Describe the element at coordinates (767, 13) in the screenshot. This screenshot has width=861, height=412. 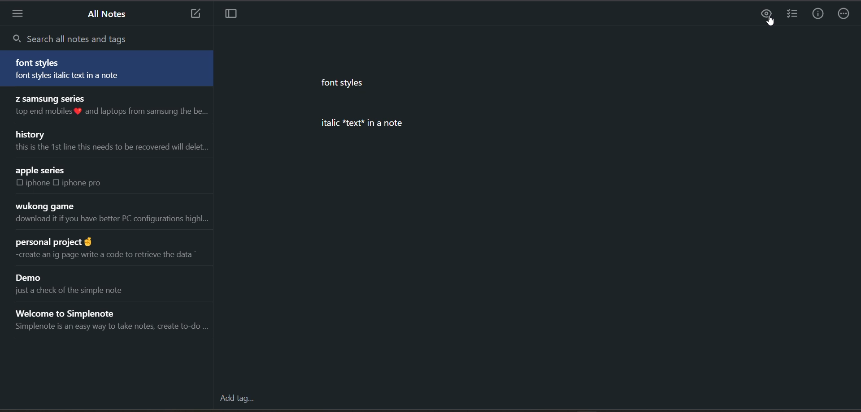
I see `preview` at that location.